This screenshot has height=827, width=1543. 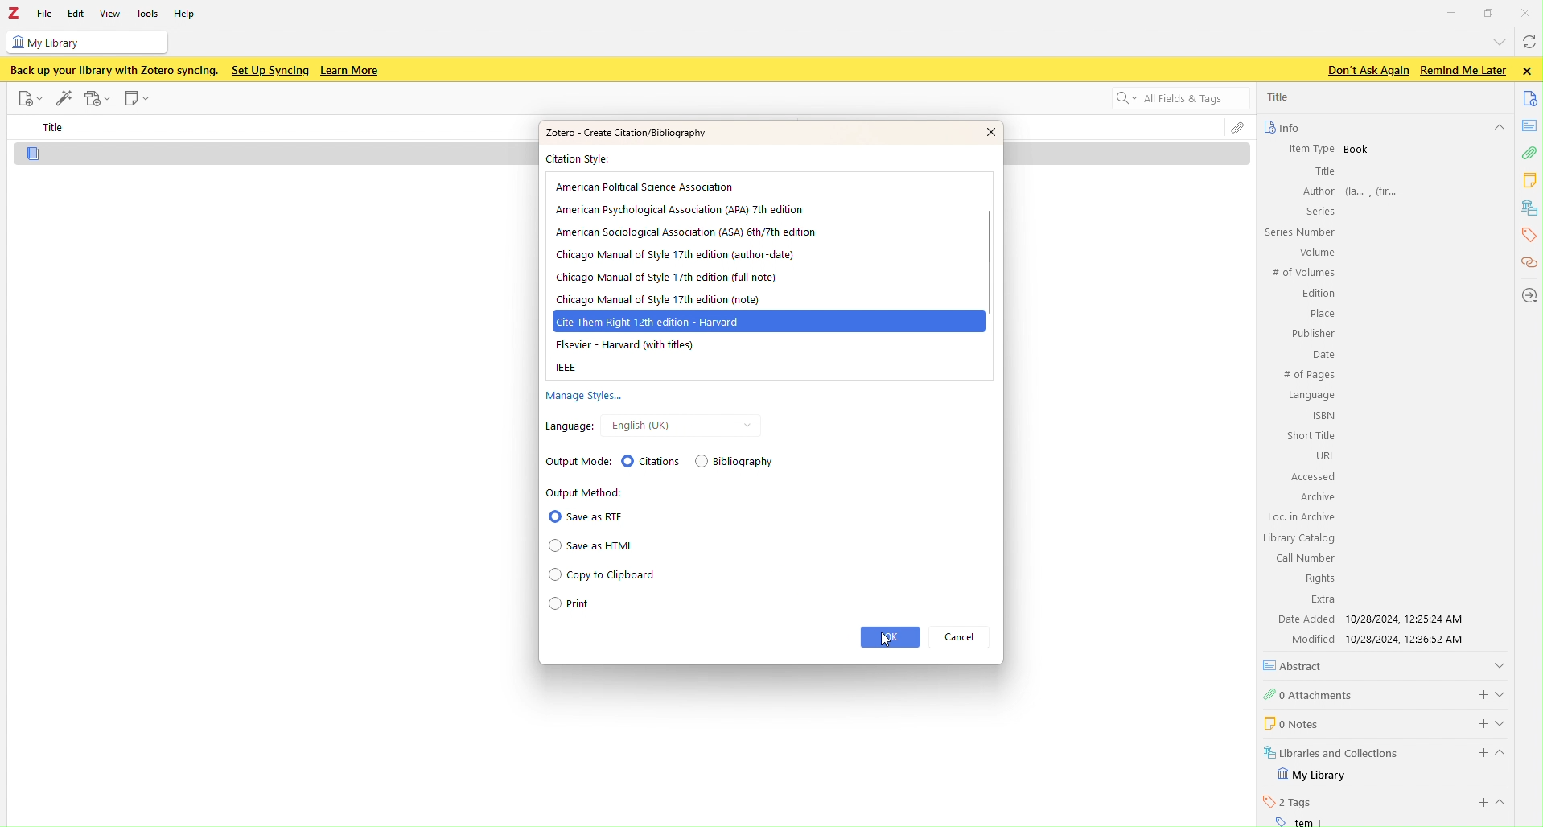 I want to click on Elsevier - Harvard (with titles), so click(x=623, y=346).